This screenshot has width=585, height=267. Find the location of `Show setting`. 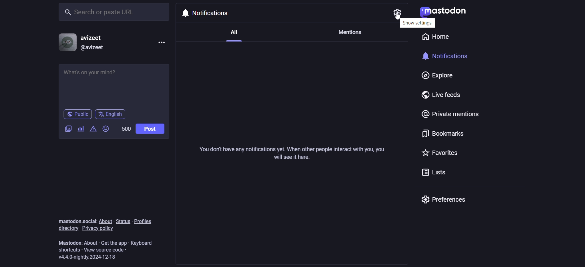

Show setting is located at coordinates (418, 23).